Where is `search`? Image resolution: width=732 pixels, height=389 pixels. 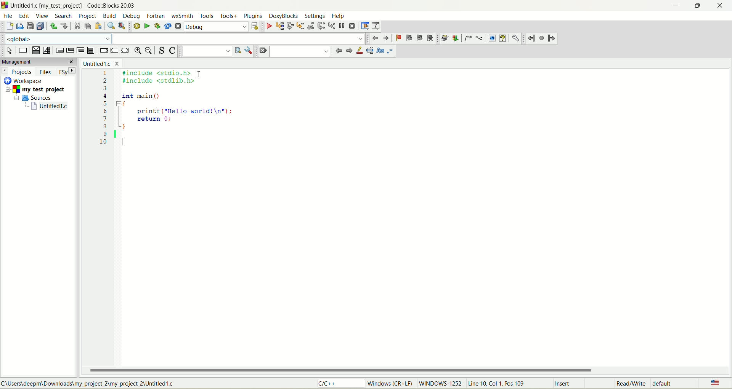 search is located at coordinates (62, 16).